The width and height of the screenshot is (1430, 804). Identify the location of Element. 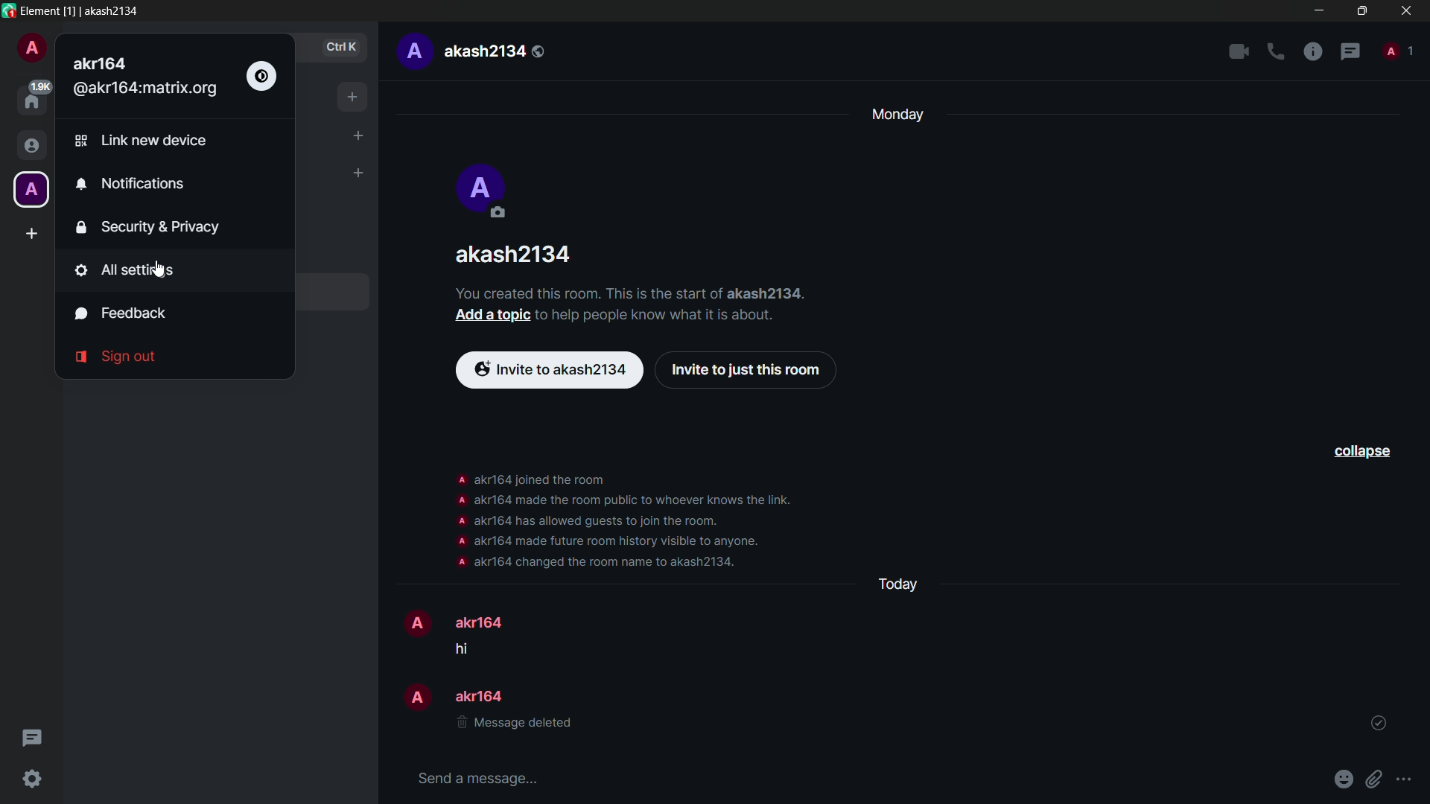
(40, 10).